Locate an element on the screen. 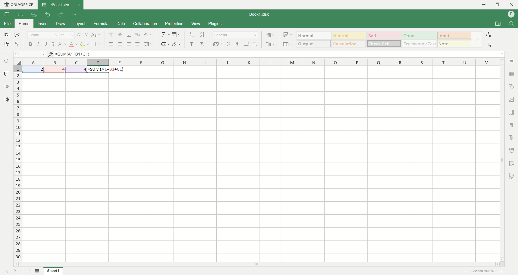 The image size is (518, 275). formula is located at coordinates (101, 23).